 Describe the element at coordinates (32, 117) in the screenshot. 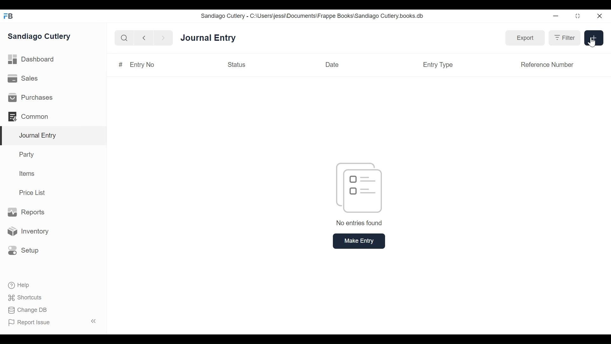

I see `Common` at that location.